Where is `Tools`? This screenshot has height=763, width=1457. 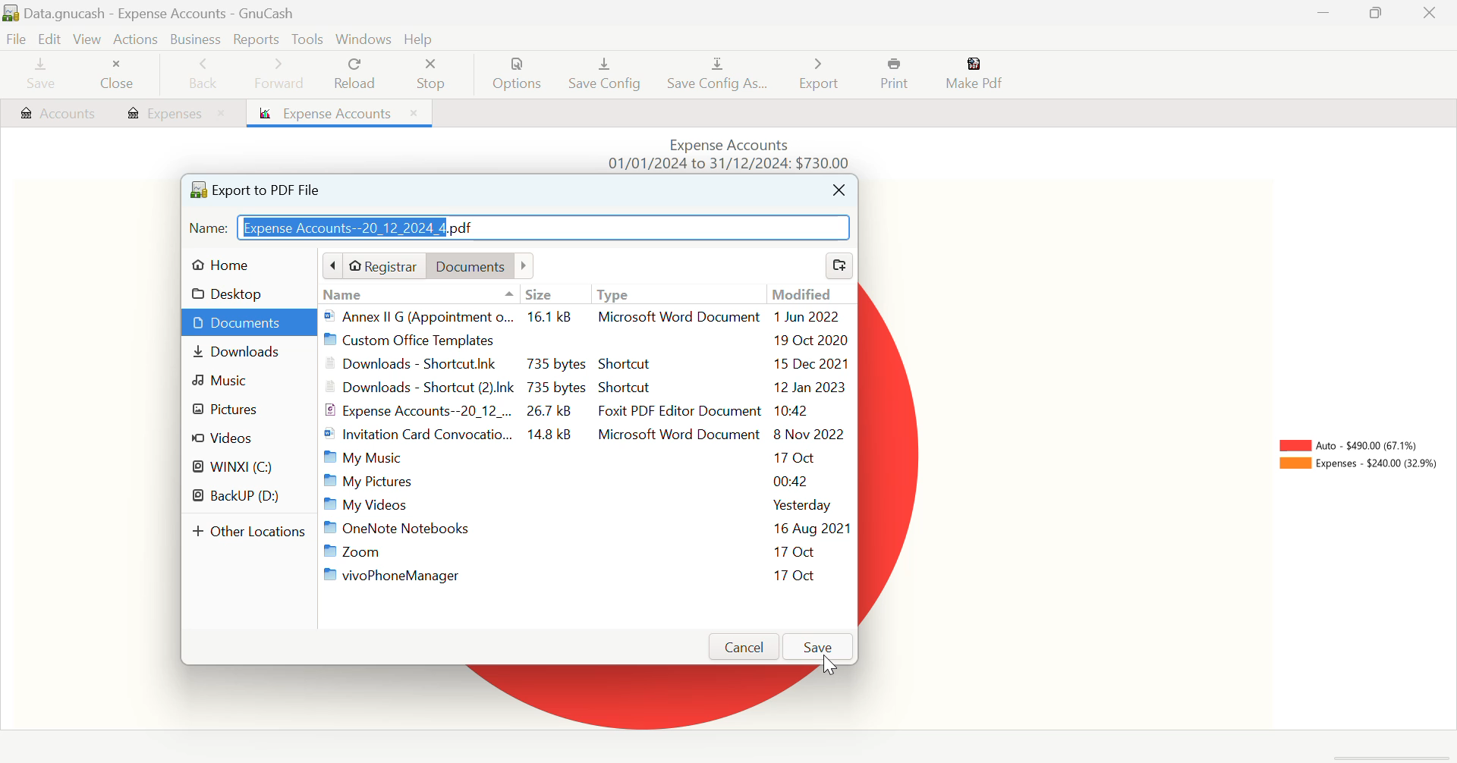 Tools is located at coordinates (307, 39).